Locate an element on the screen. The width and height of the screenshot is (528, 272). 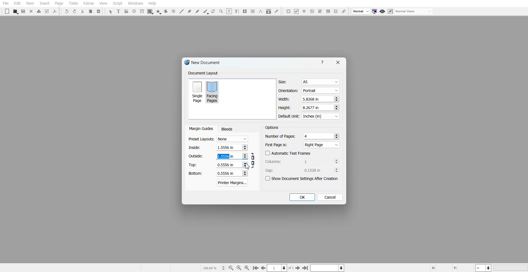
Width adjuster is located at coordinates (309, 99).